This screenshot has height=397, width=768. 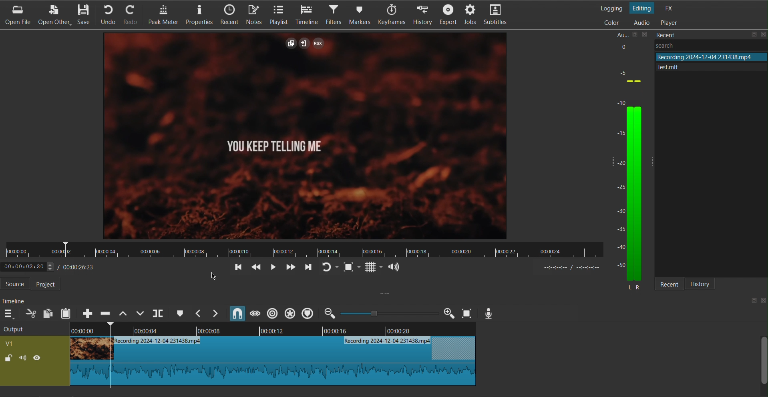 I want to click on Audio Levels, so click(x=631, y=166).